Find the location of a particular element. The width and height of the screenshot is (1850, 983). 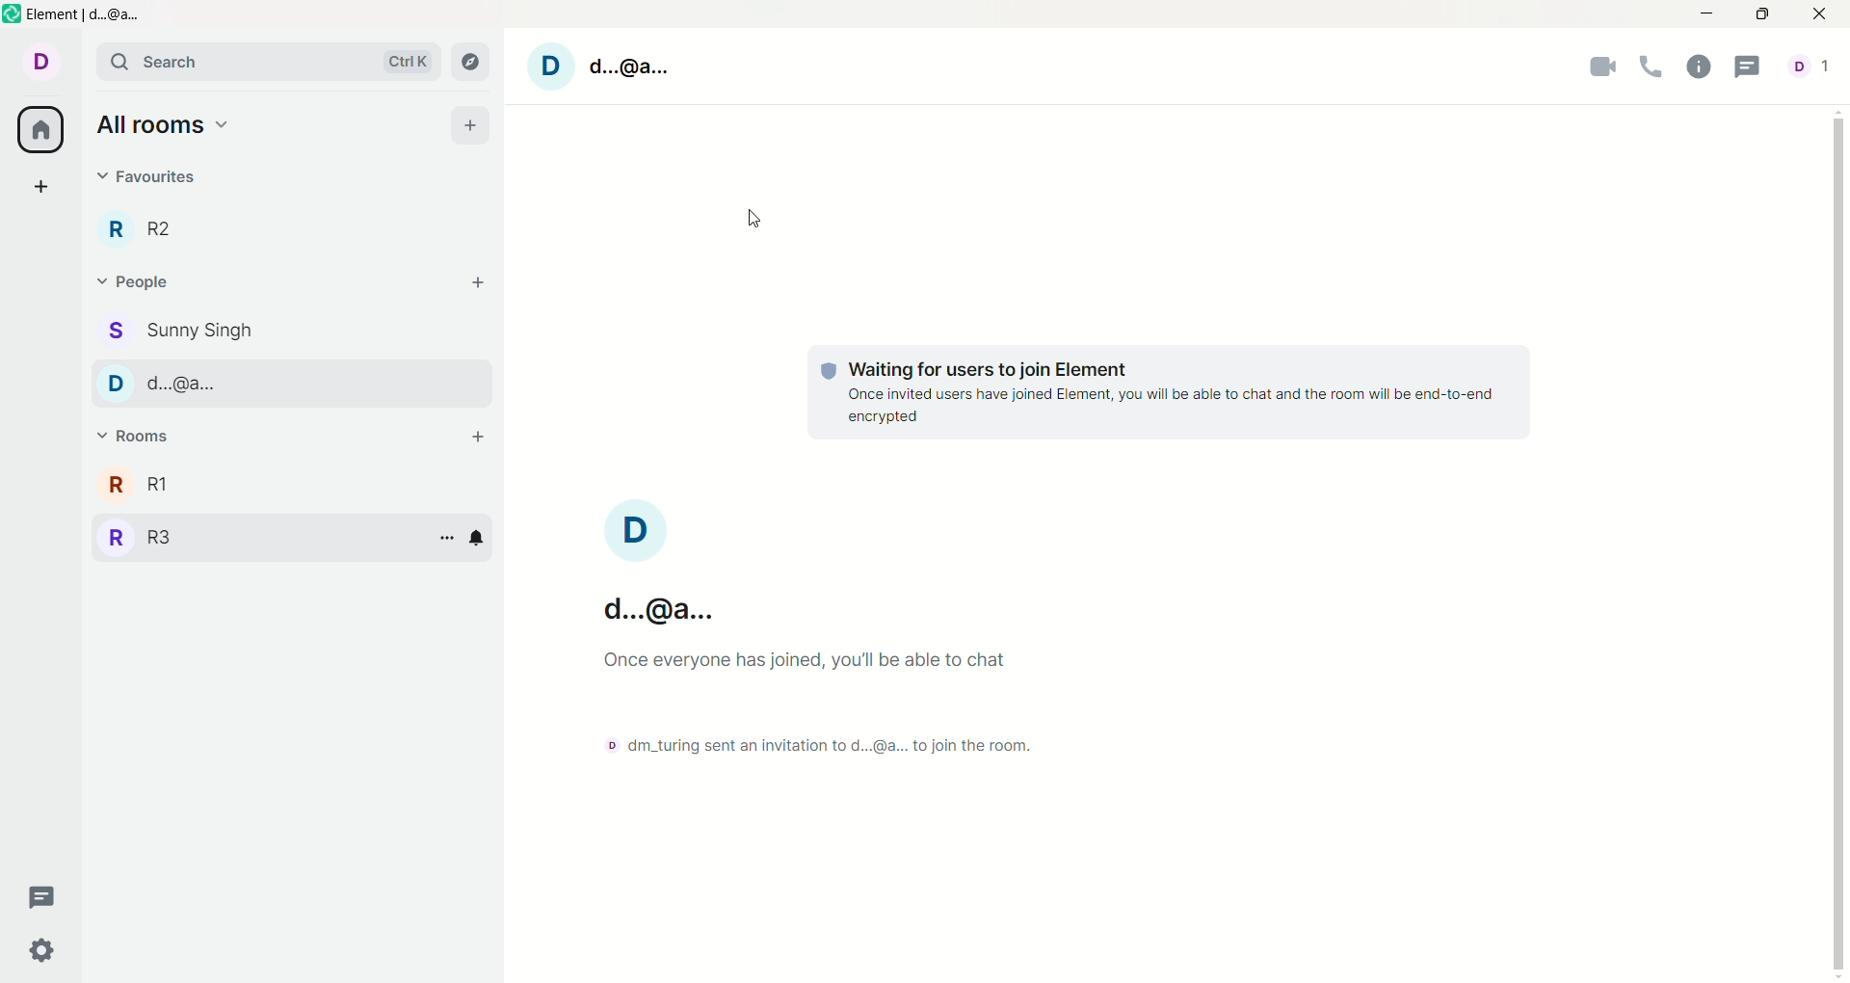

threads is located at coordinates (1751, 69).